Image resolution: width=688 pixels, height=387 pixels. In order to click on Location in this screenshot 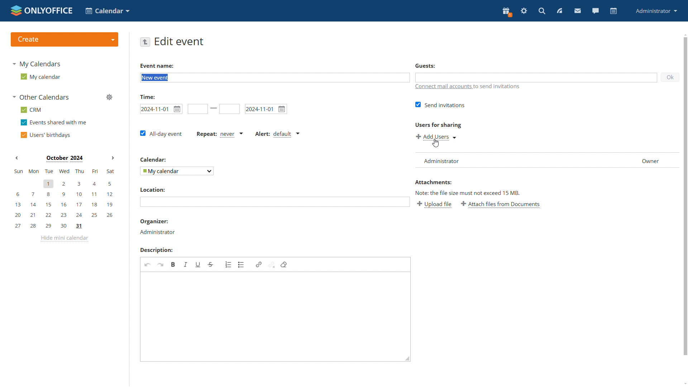, I will do `click(153, 190)`.